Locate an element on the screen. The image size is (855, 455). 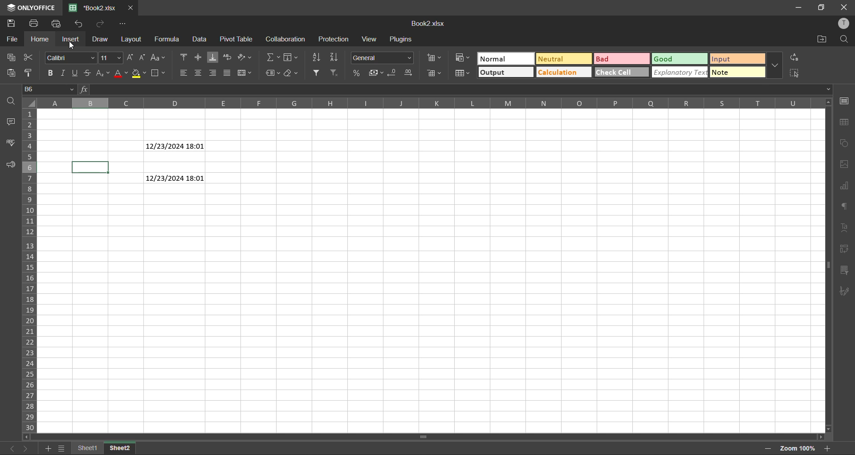
bad is located at coordinates (624, 59).